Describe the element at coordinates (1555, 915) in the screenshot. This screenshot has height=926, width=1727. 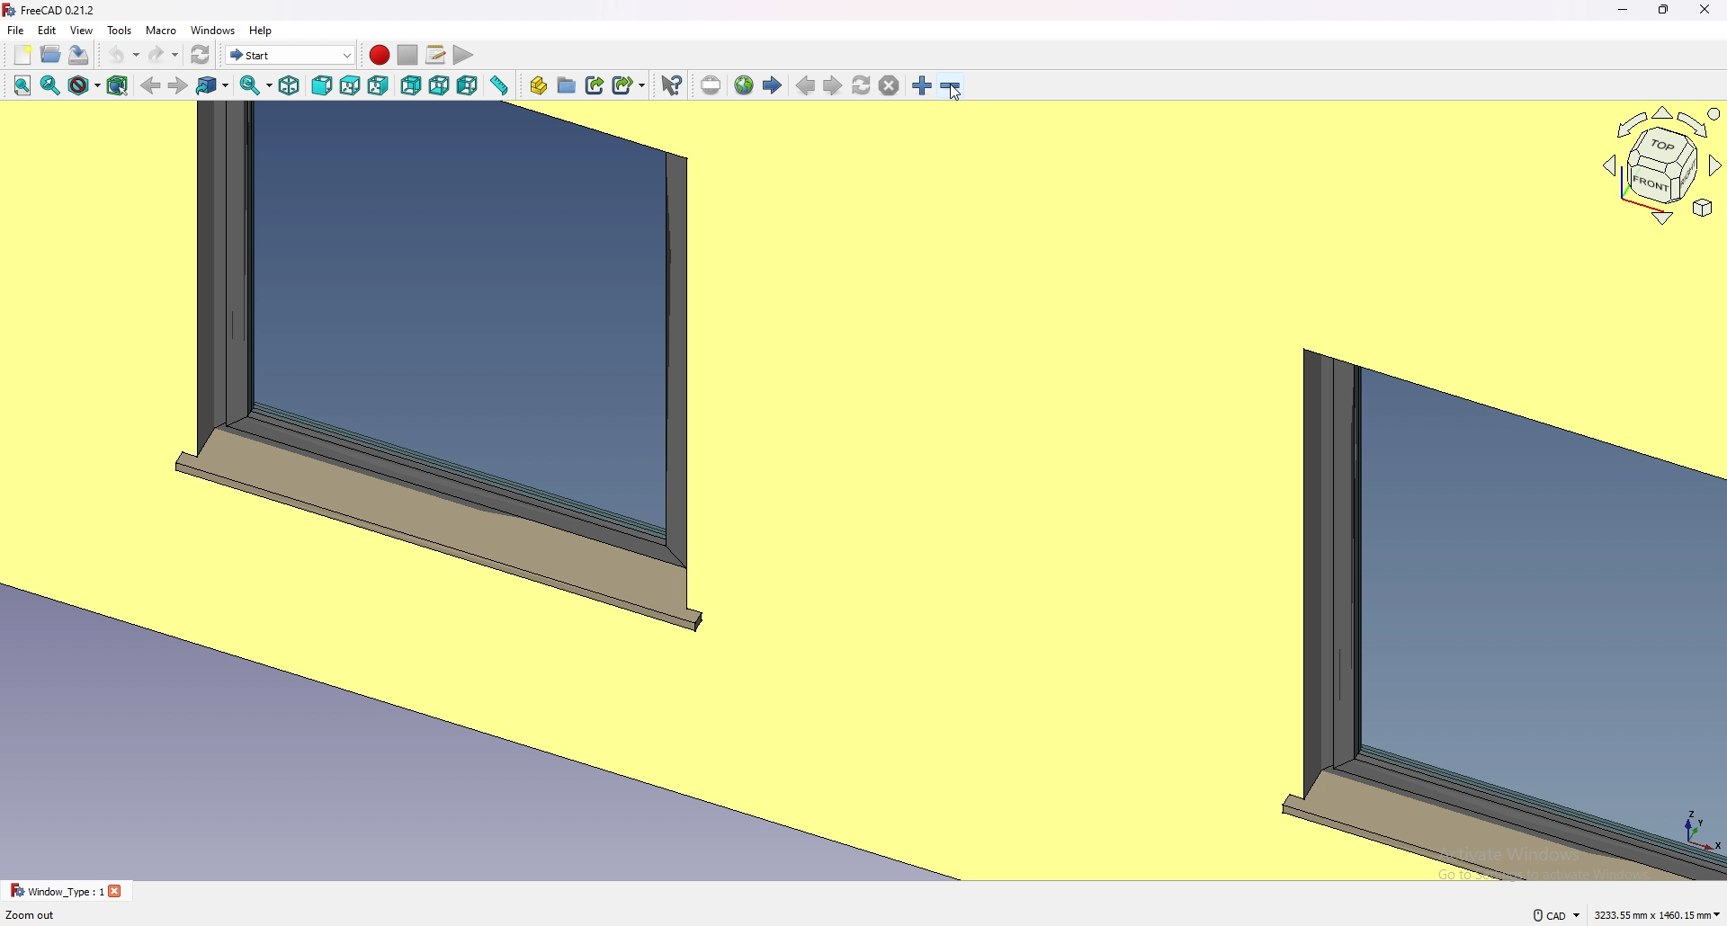
I see `navigation style` at that location.